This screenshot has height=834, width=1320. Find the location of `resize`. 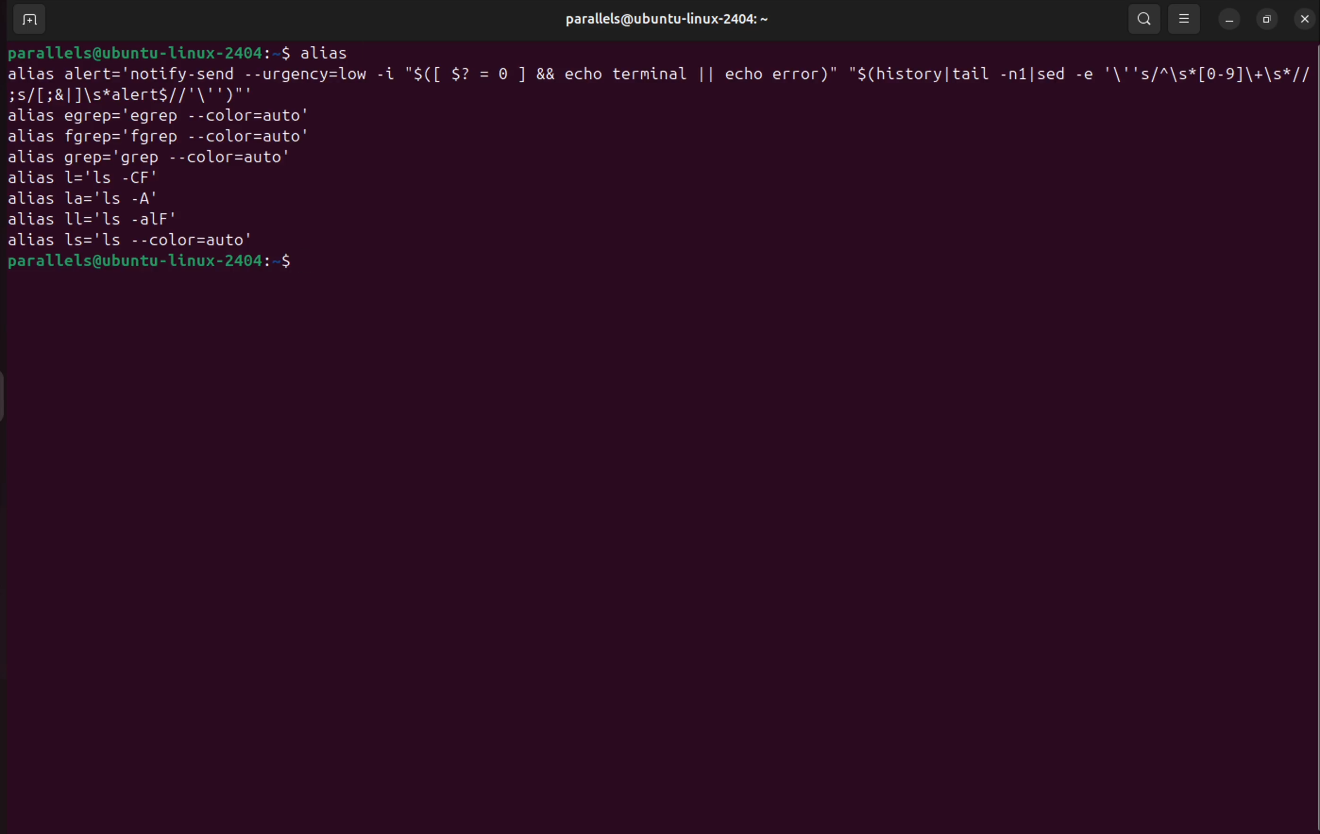

resize is located at coordinates (1267, 19).